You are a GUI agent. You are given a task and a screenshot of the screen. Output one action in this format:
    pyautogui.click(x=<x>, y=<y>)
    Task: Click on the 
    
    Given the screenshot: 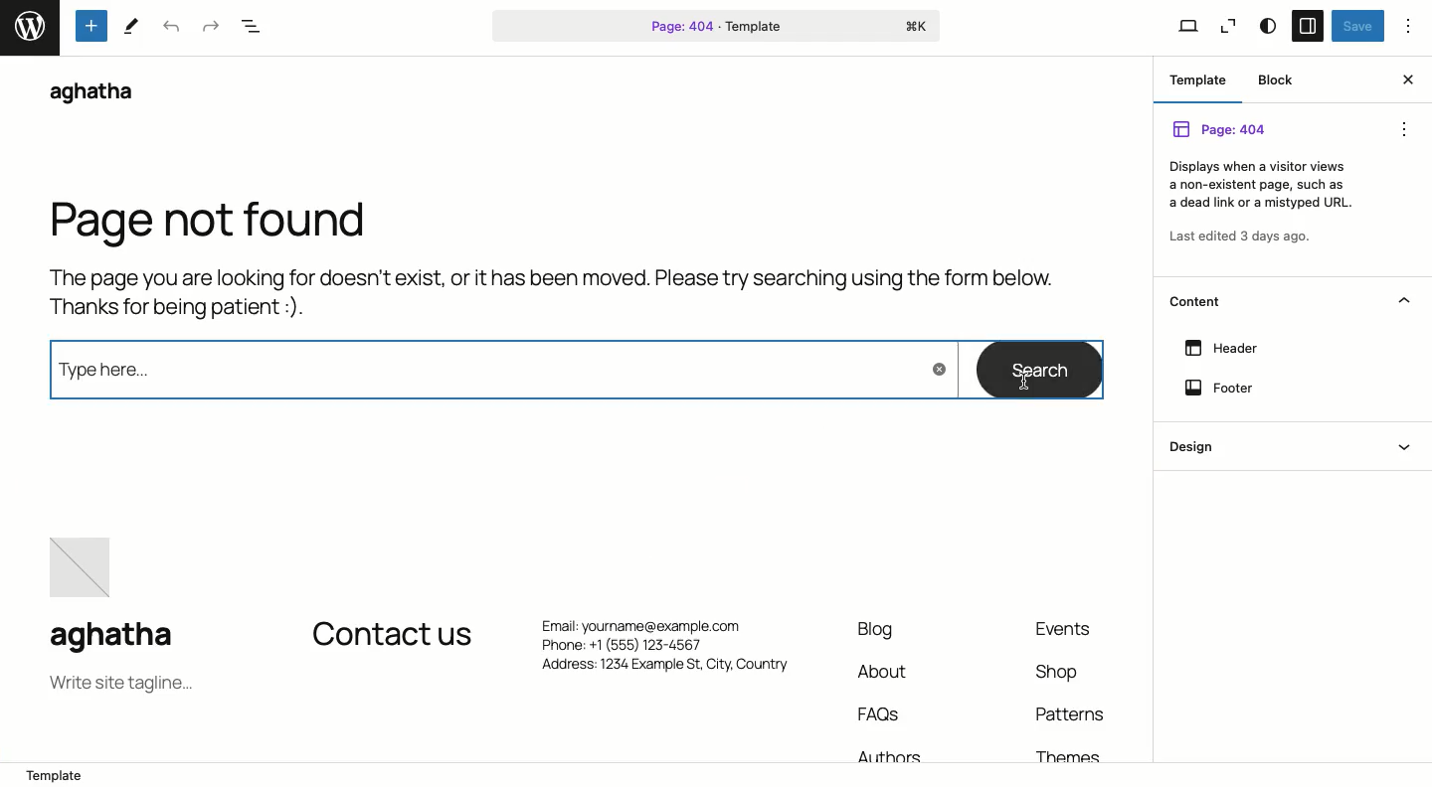 What is the action you would take?
    pyautogui.click(x=547, y=296)
    